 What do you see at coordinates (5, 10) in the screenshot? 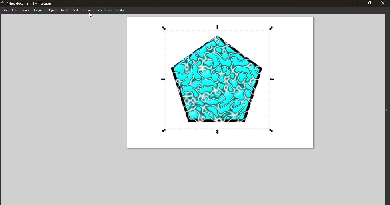
I see `File` at bounding box center [5, 10].